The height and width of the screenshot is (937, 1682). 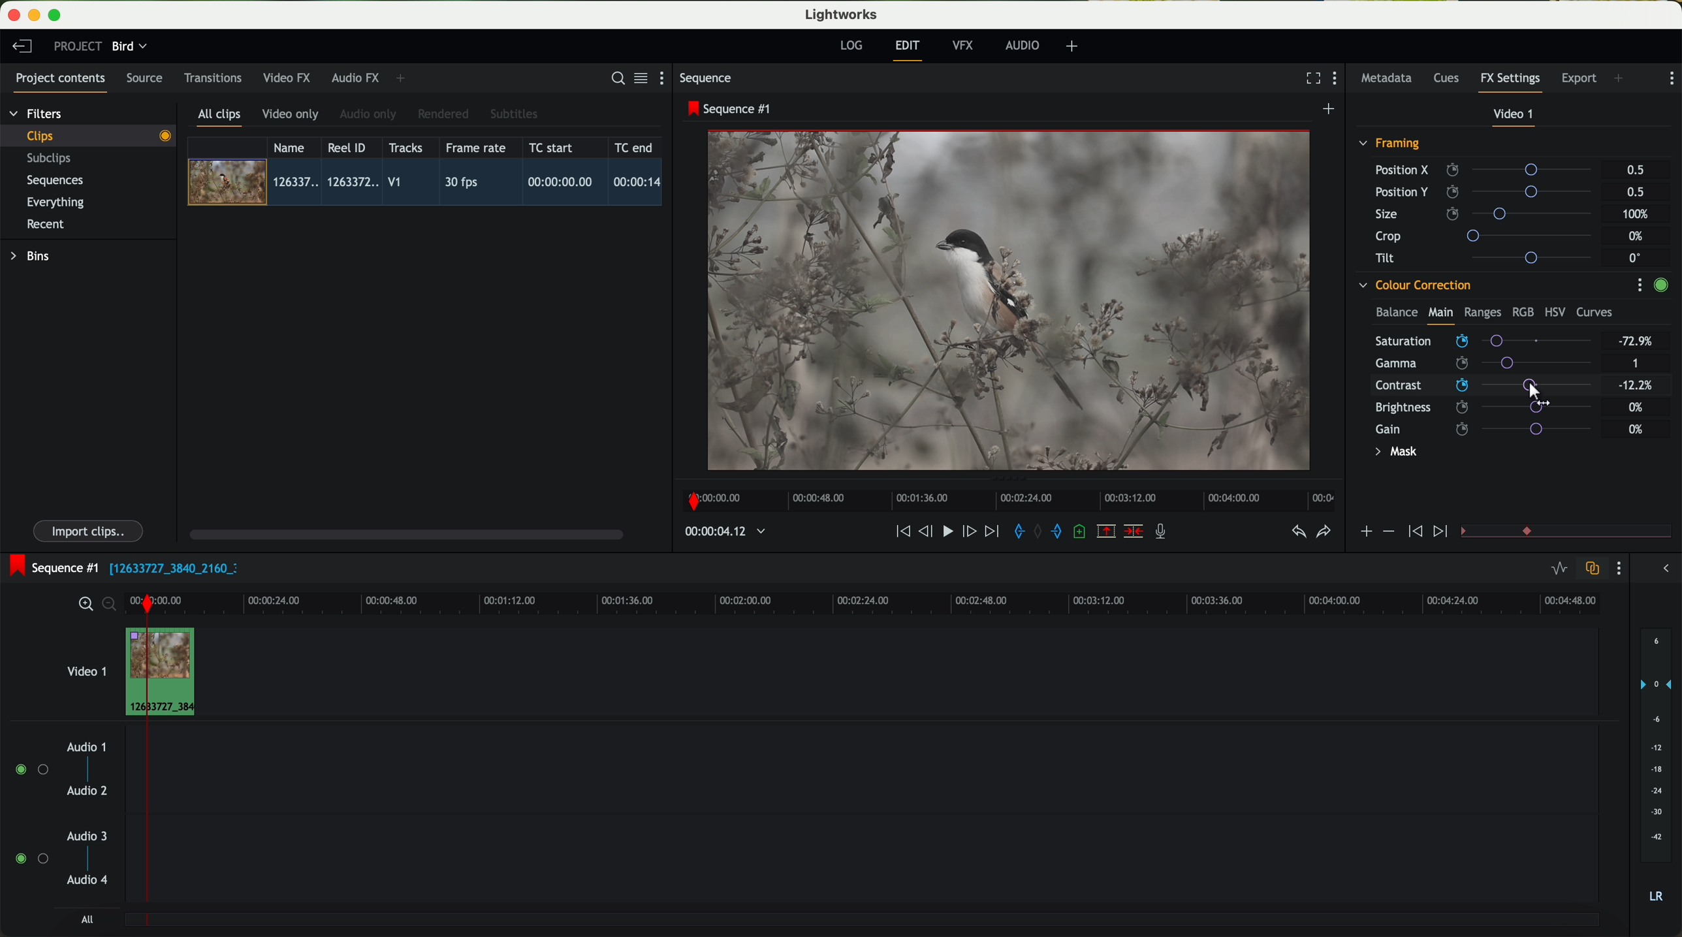 I want to click on sequence #1, so click(x=50, y=567).